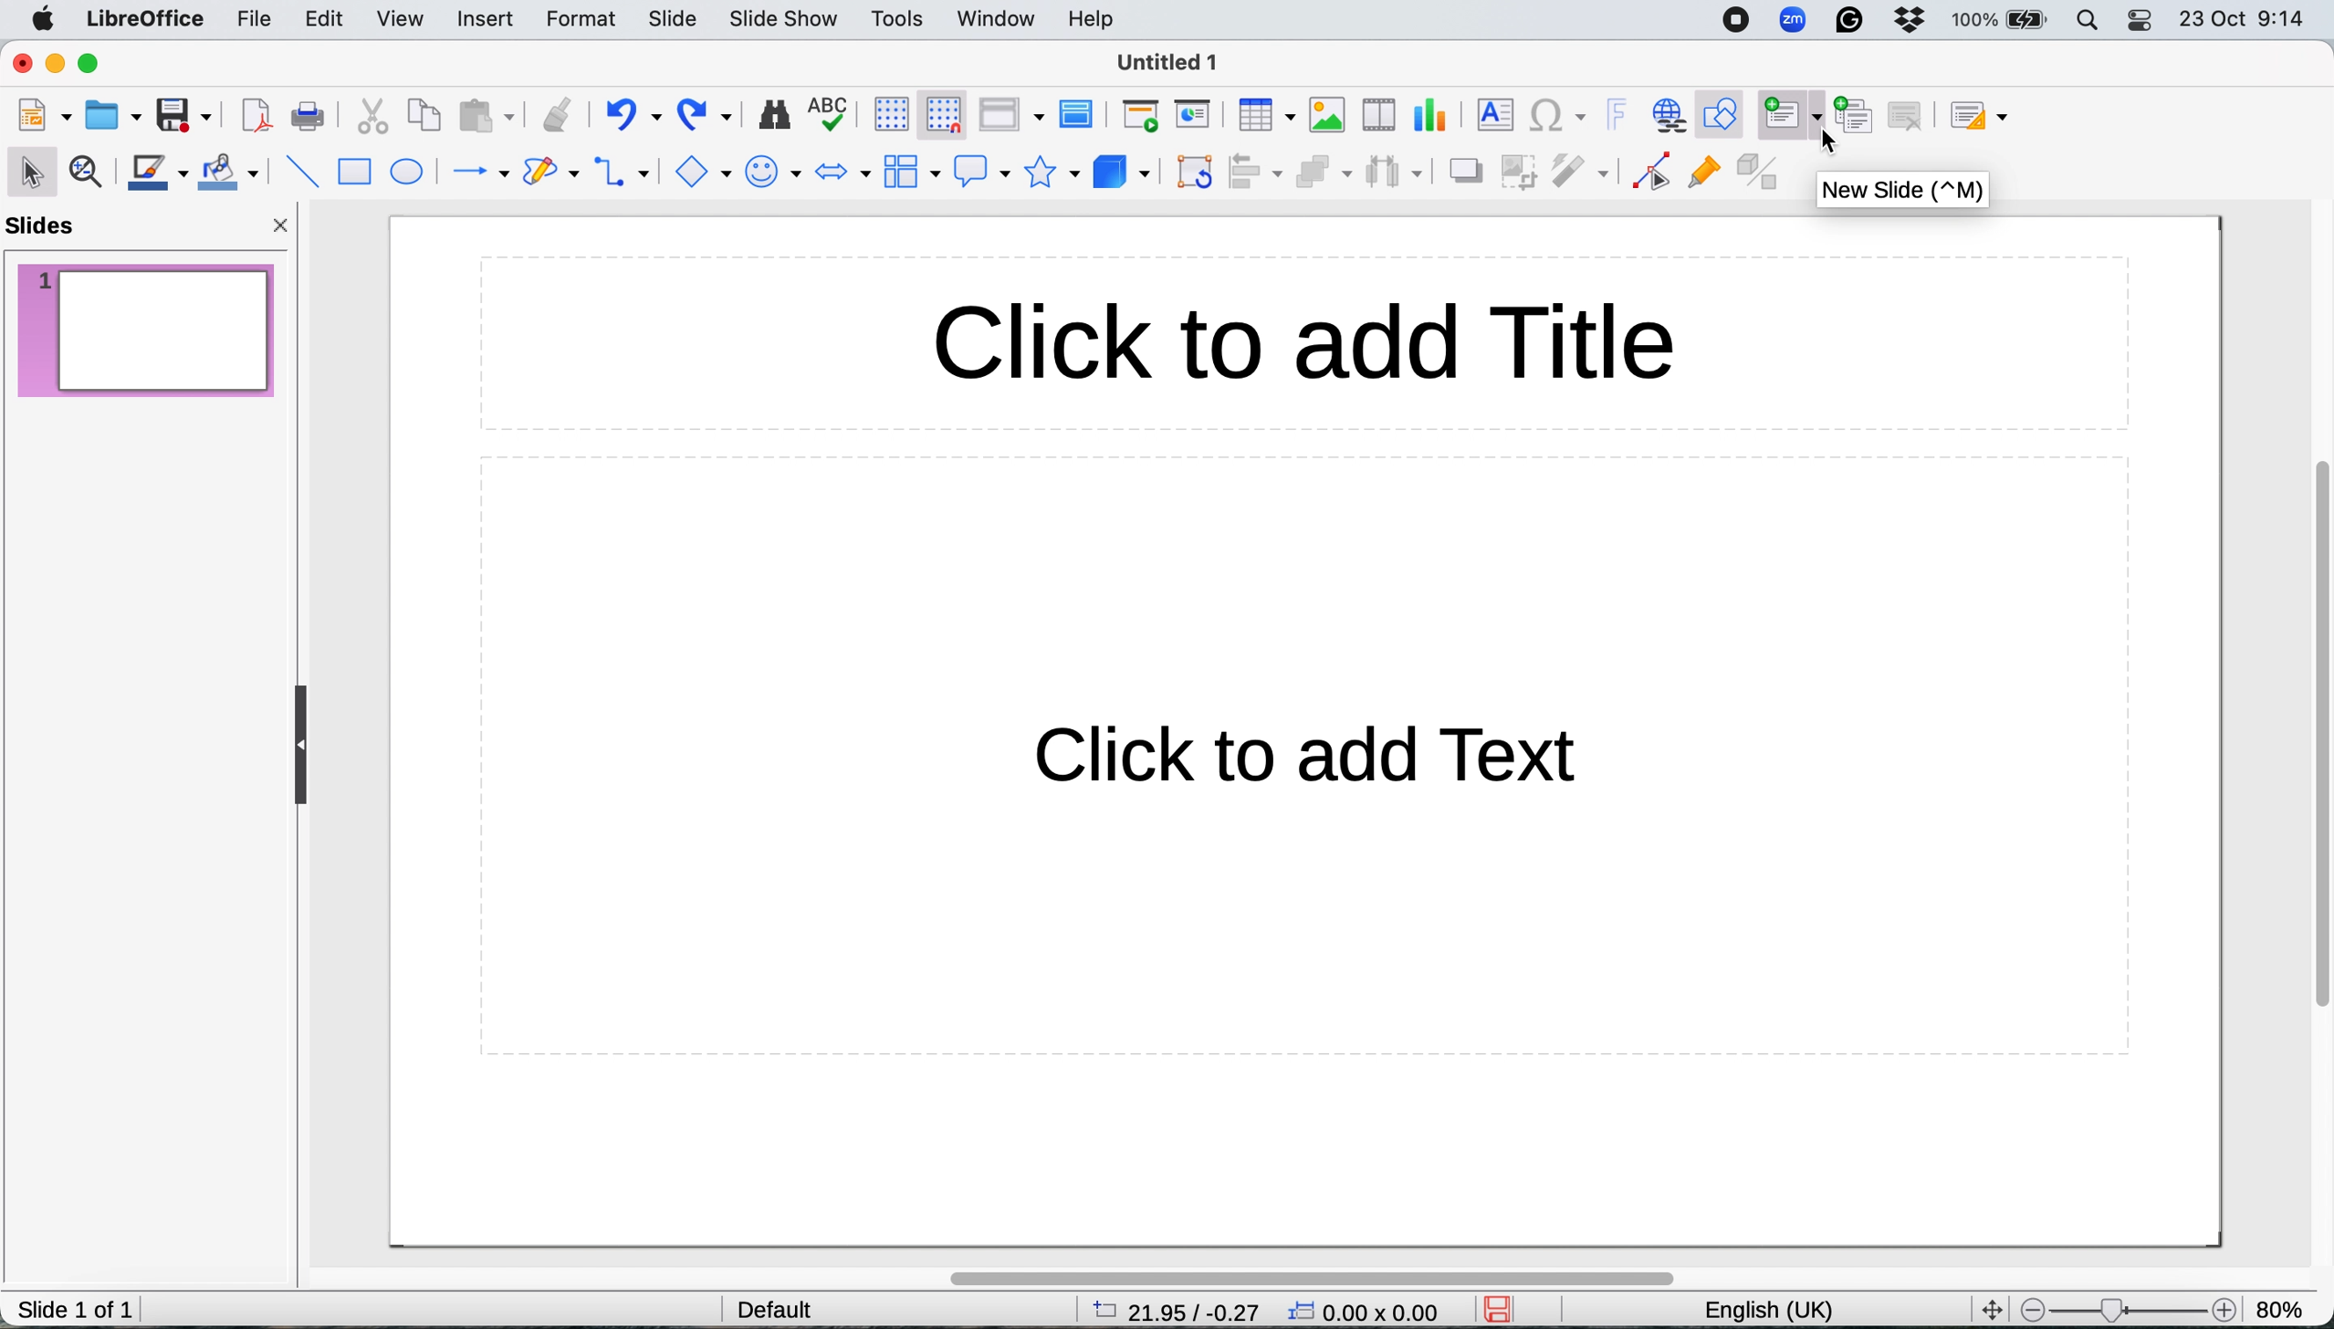  Describe the element at coordinates (1562, 115) in the screenshot. I see `insert special characters` at that location.